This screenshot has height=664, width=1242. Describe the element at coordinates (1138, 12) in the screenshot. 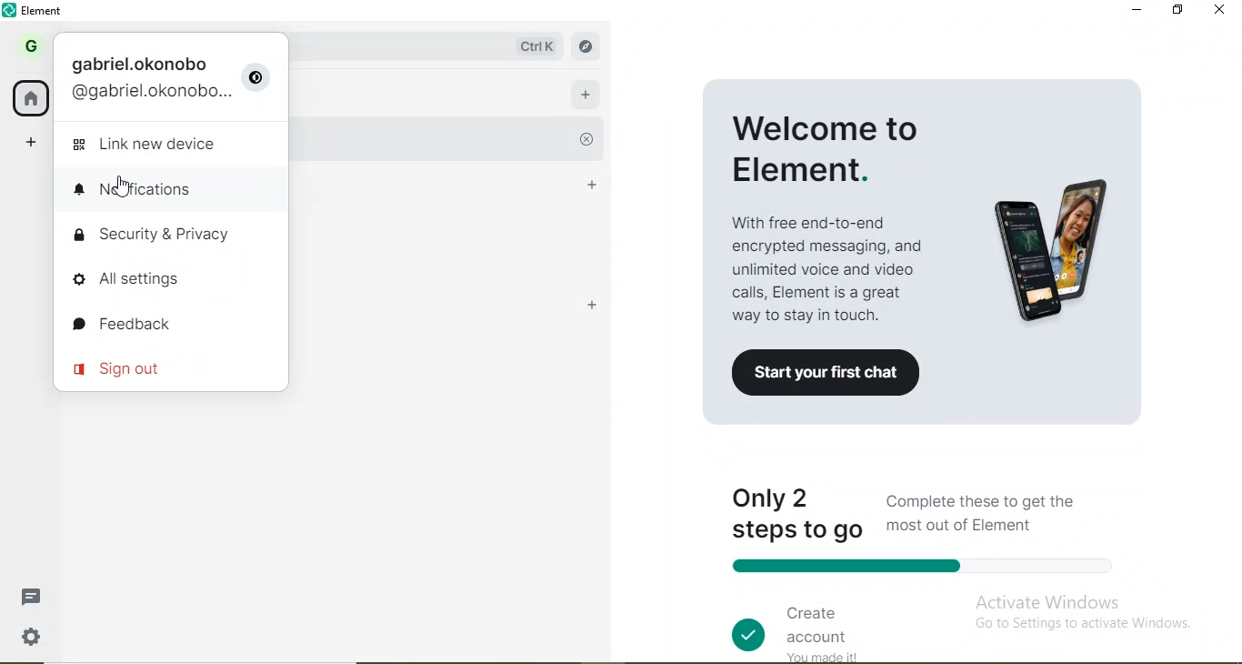

I see `minimise` at that location.